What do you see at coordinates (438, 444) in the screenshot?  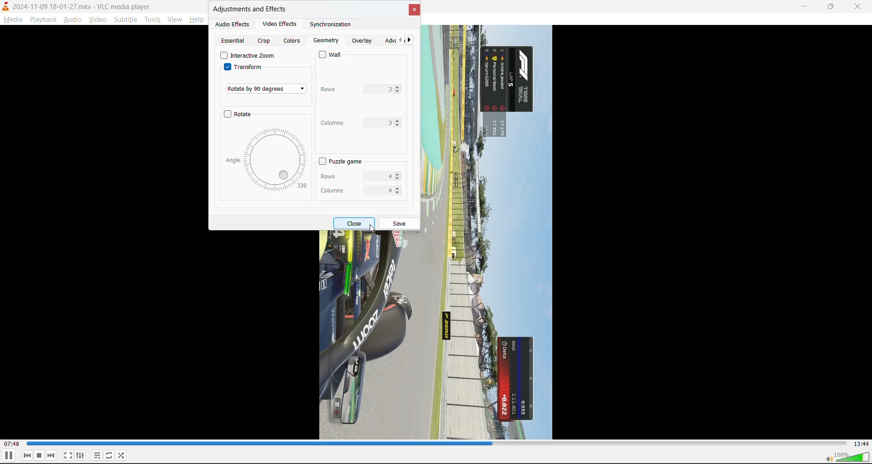 I see `track slider` at bounding box center [438, 444].